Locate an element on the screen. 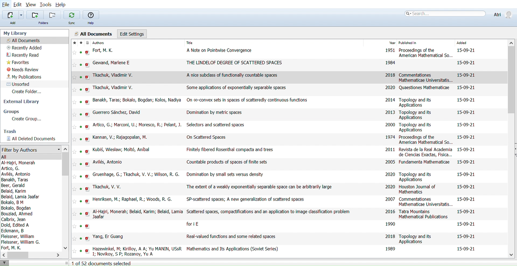  open PDF is located at coordinates (88, 189).